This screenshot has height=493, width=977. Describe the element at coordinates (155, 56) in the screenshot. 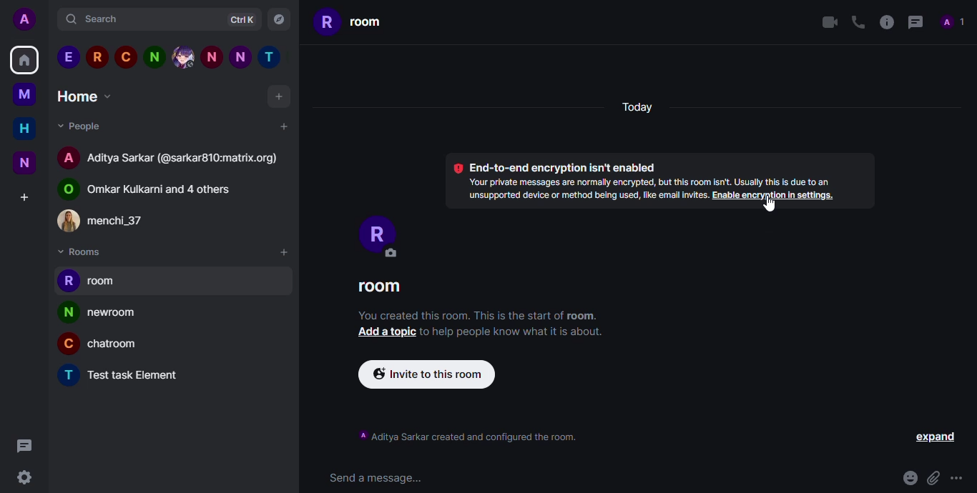

I see `Contact shortcut` at that location.